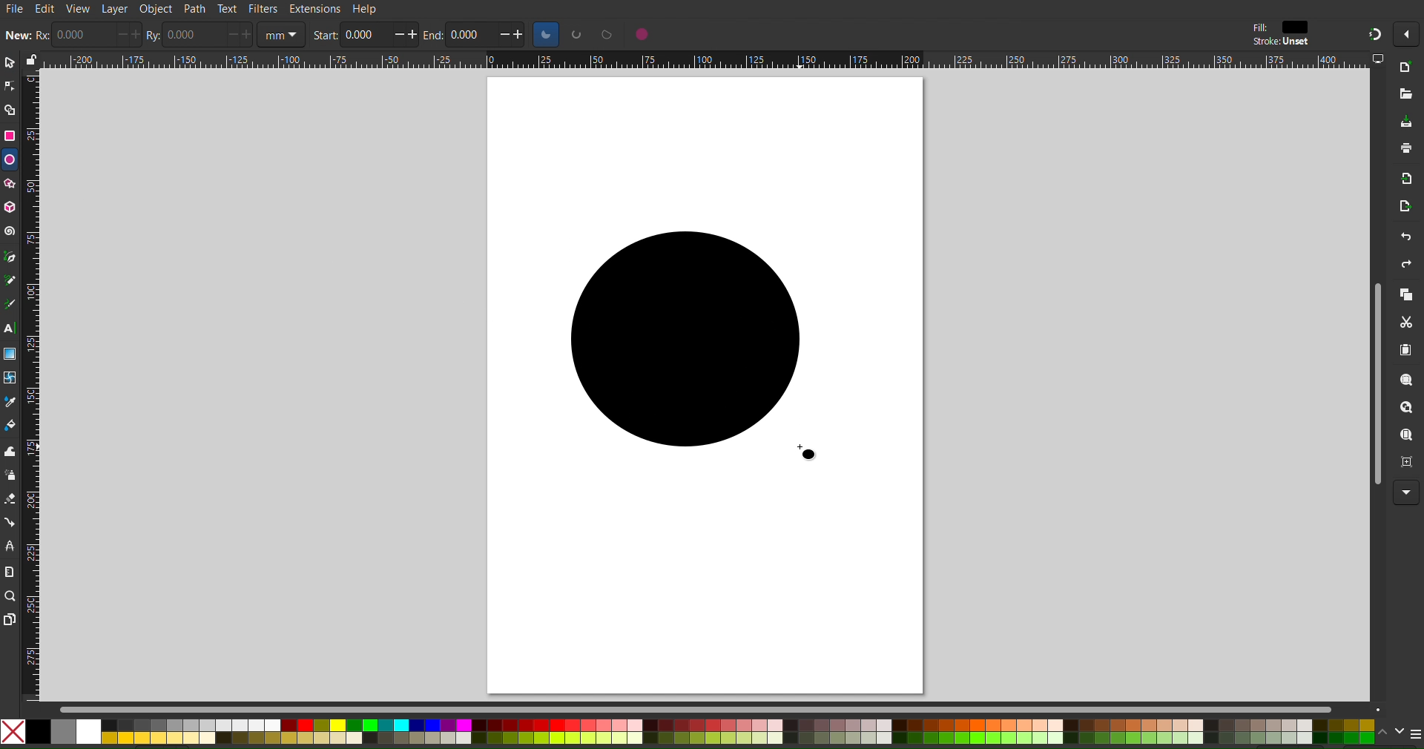  I want to click on Zoom Page Center, so click(1406, 463).